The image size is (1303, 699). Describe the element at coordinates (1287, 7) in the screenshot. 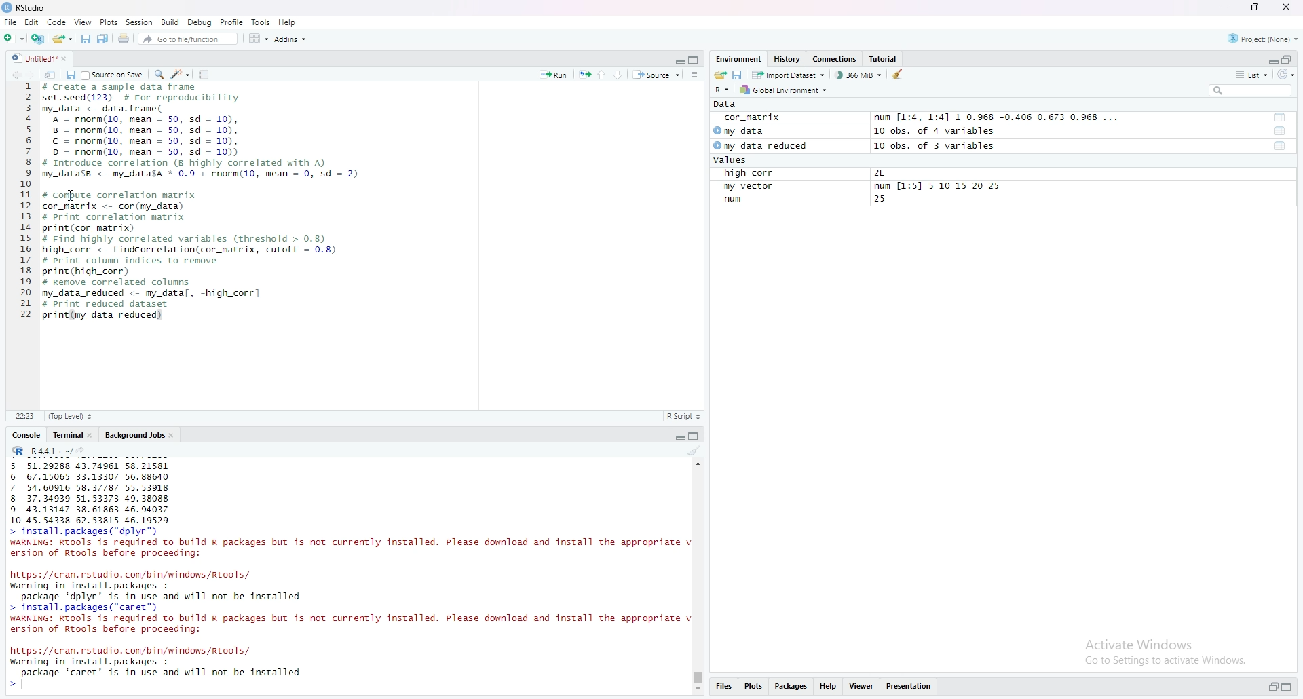

I see `close` at that location.